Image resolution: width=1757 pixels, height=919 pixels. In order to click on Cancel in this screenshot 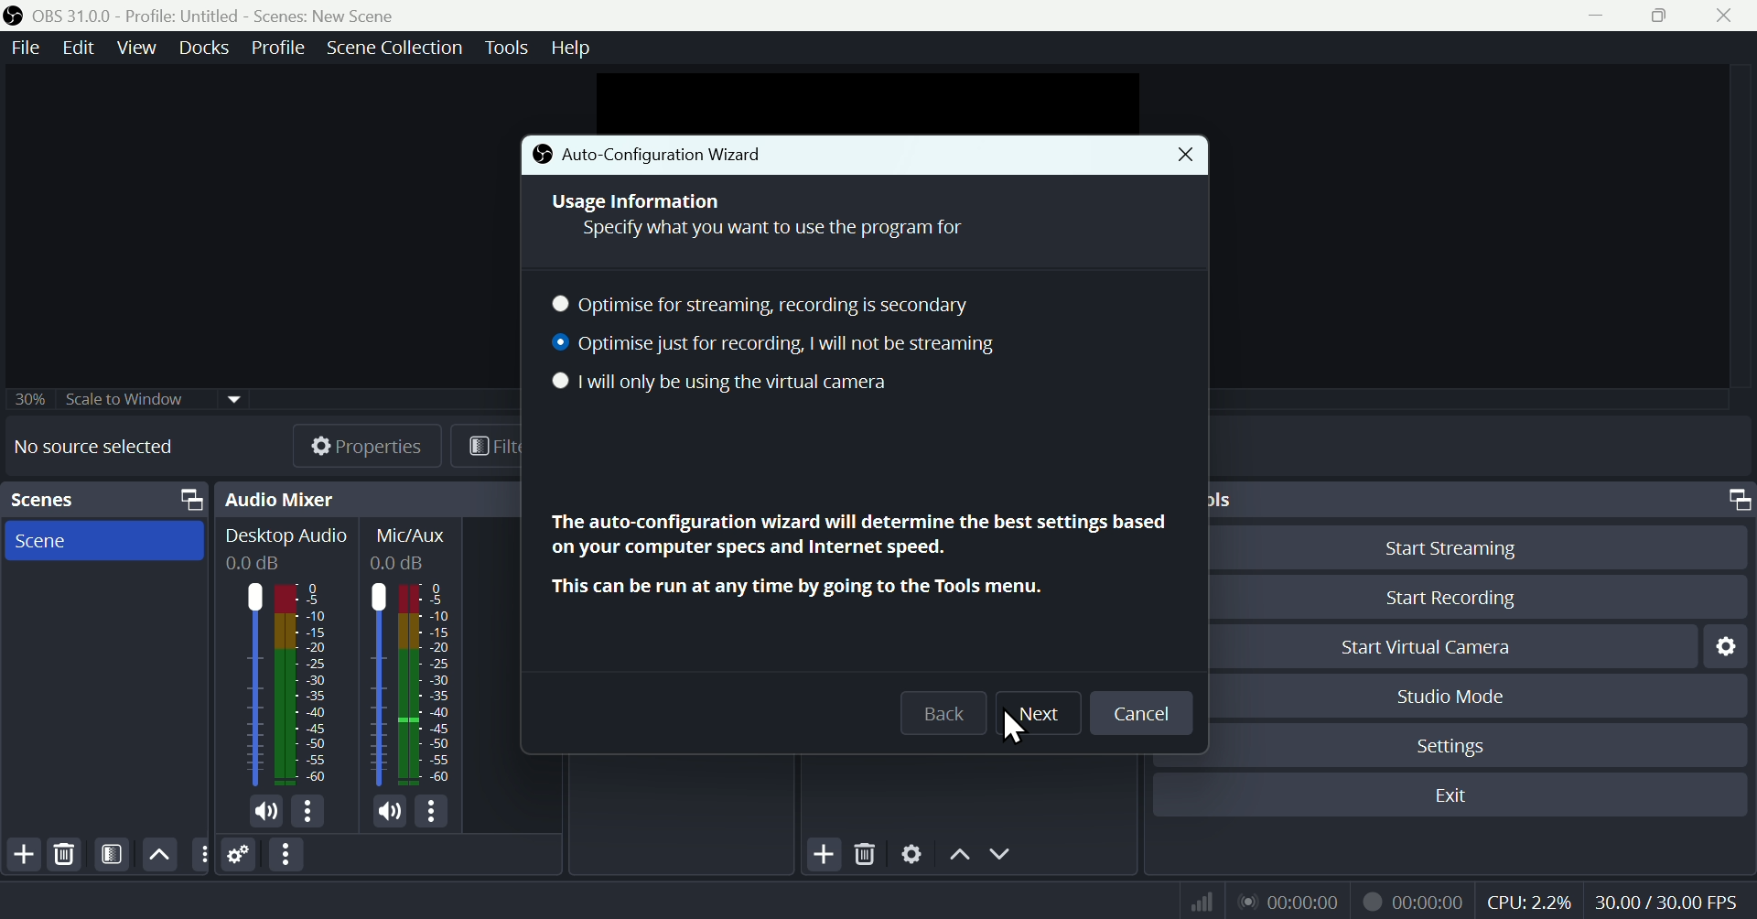, I will do `click(1141, 713)`.